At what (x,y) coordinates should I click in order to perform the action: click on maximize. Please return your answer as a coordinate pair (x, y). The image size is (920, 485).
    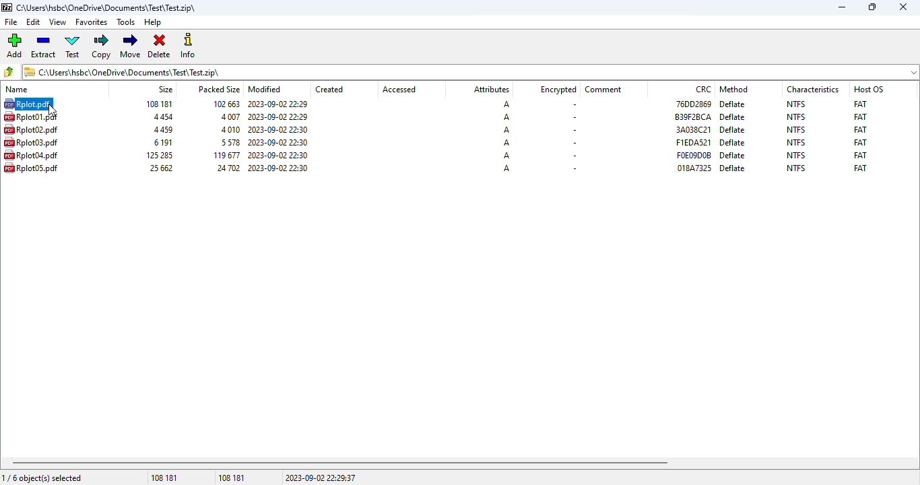
    Looking at the image, I should click on (872, 7).